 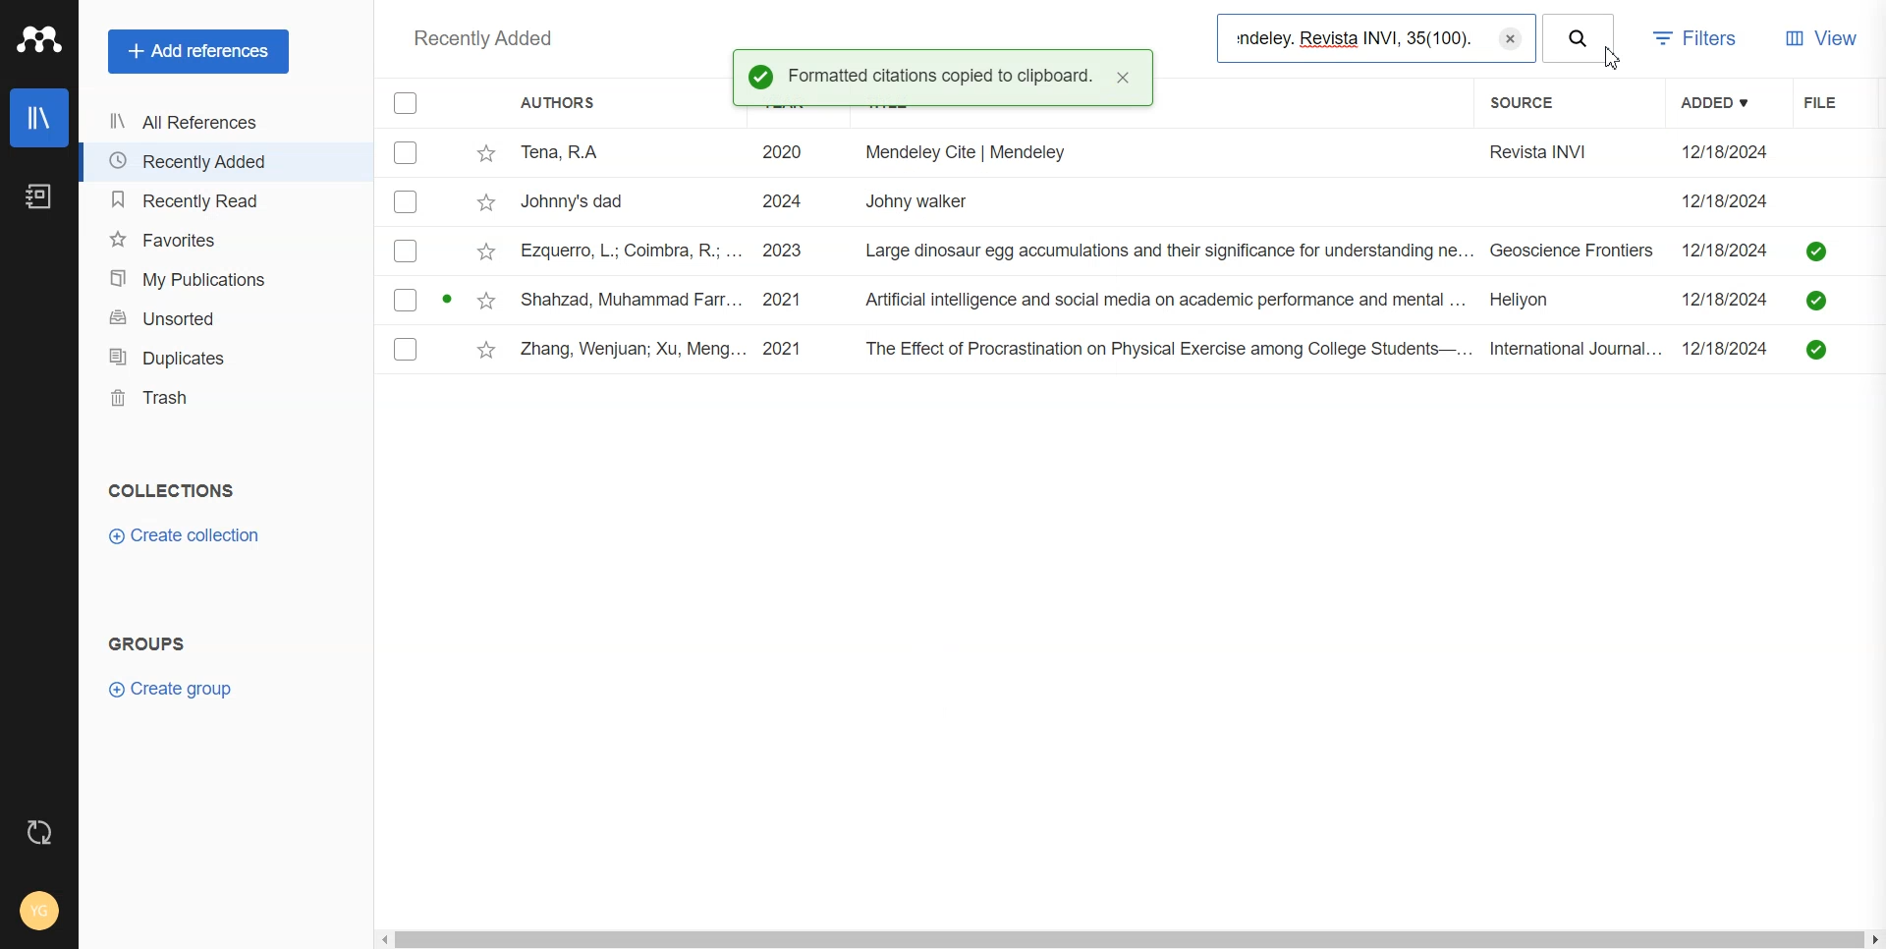 I want to click on Tena, RA 2020 i. Mendeley Cite | Mendeley Revista INVI, so click(x=1079, y=156).